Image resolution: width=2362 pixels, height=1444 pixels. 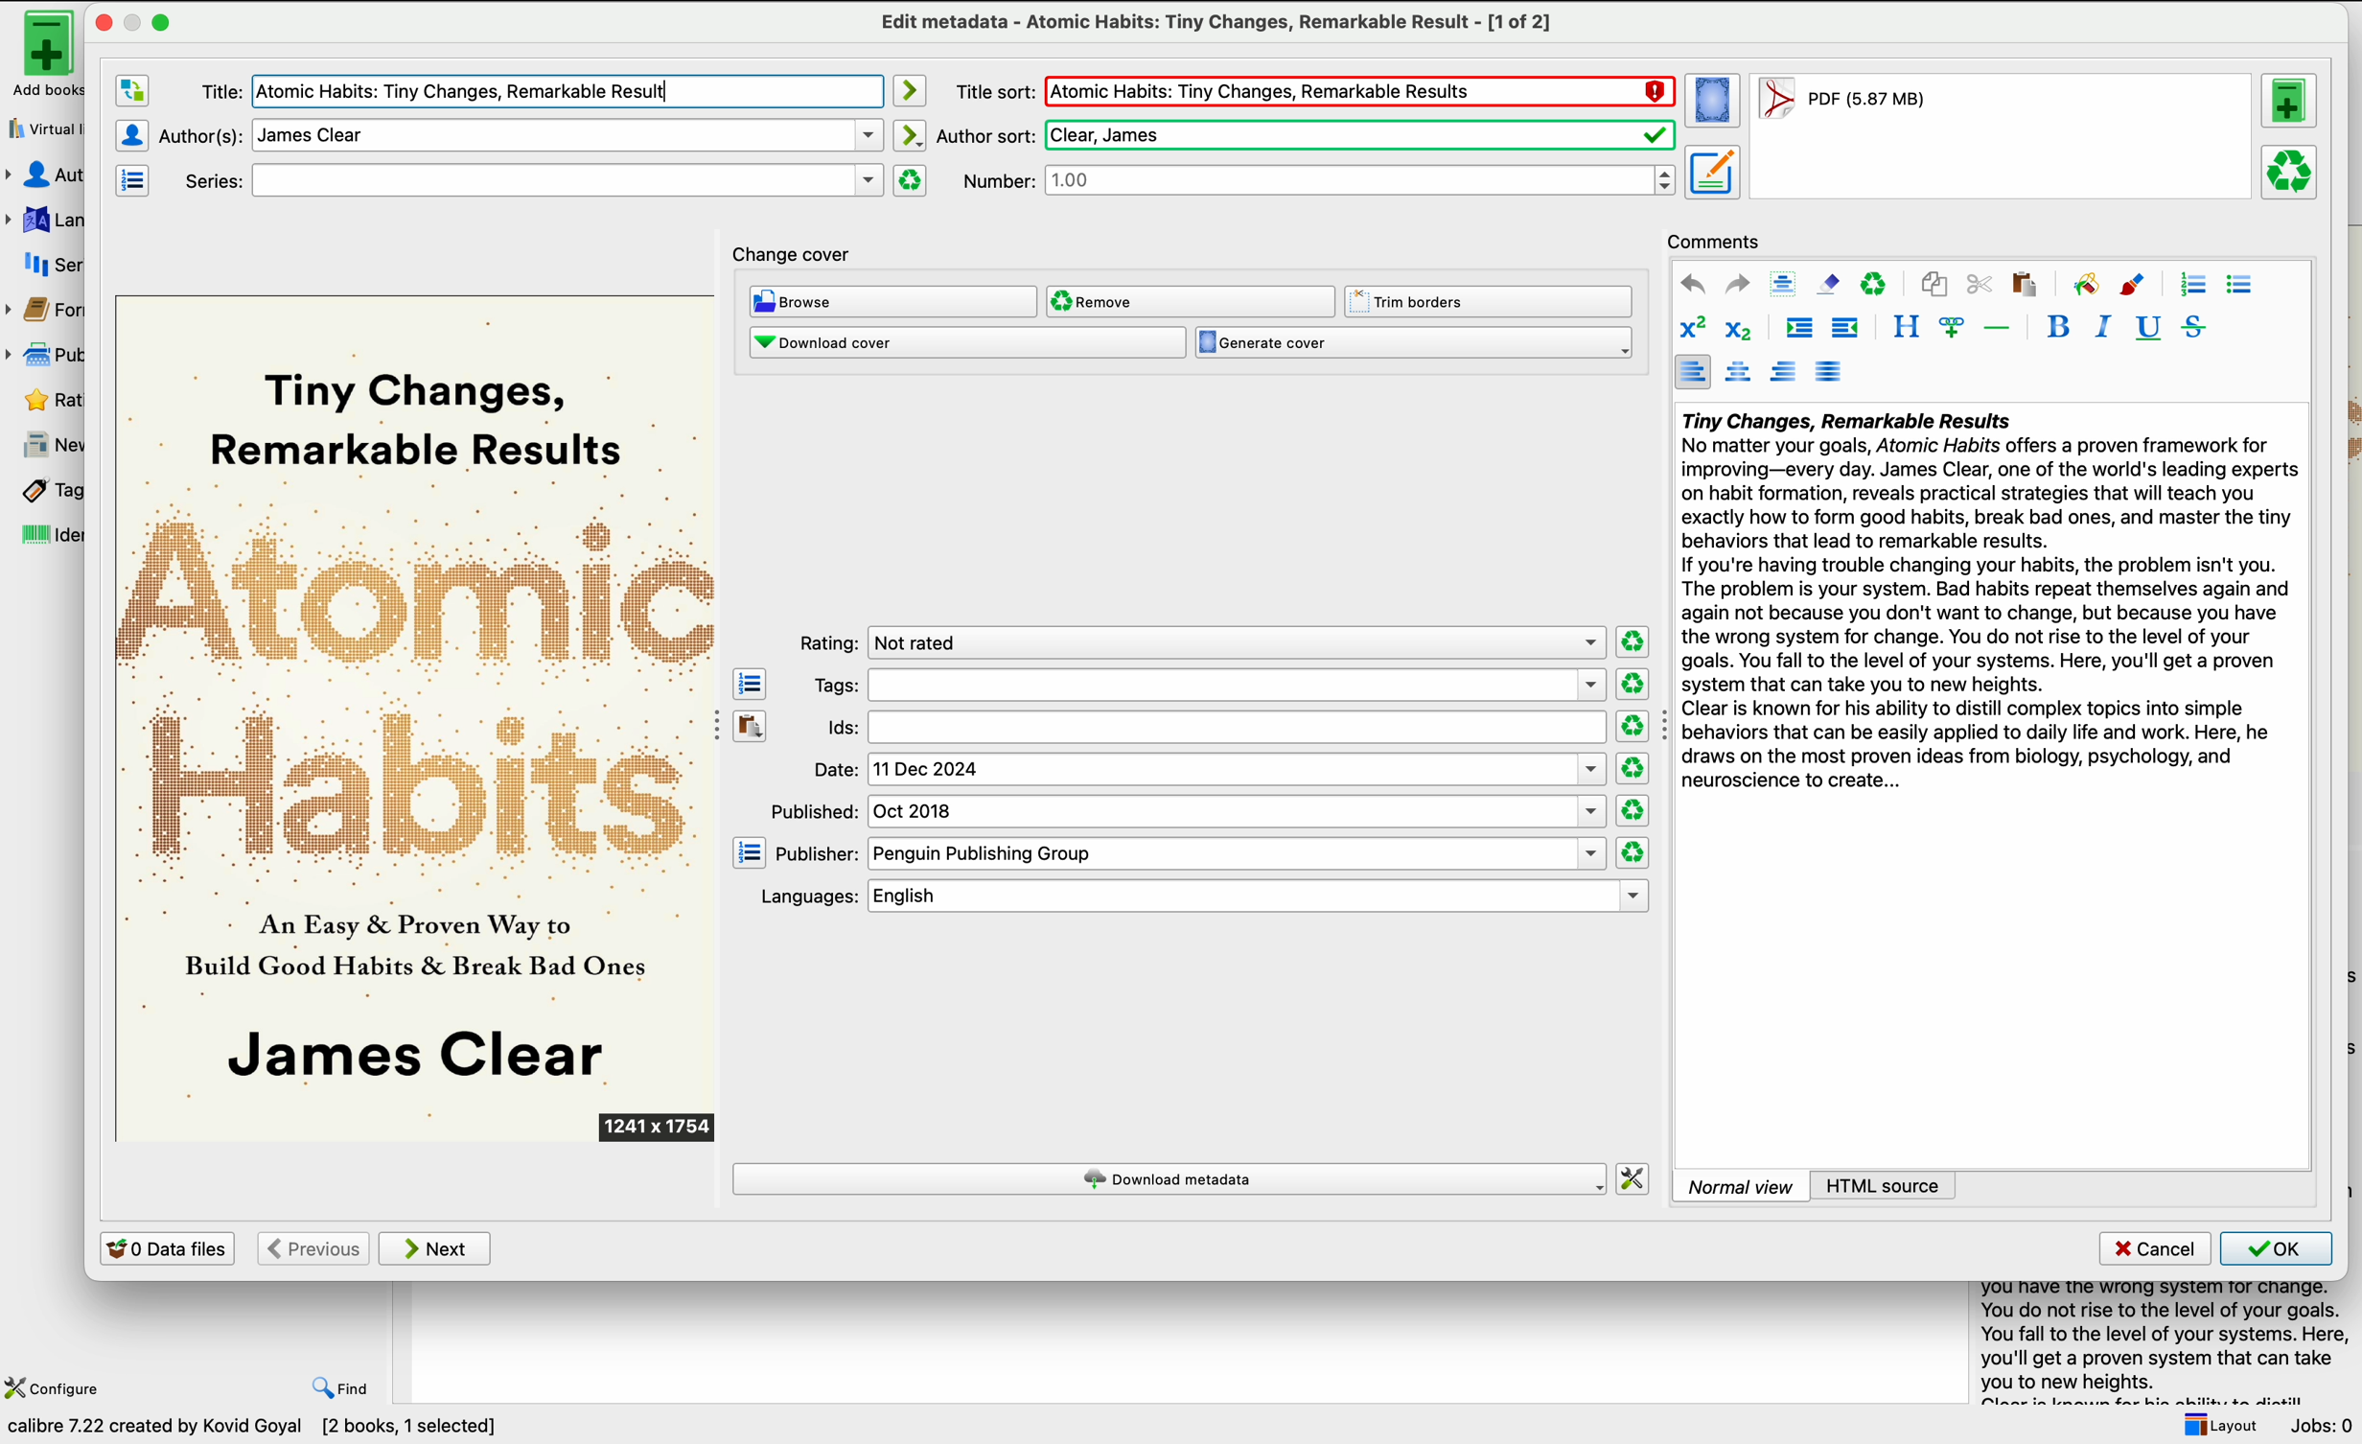 I want to click on open the manage publisher editor, so click(x=750, y=852).